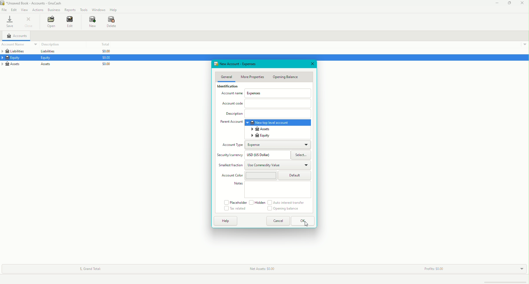 The height and width of the screenshot is (284, 529). I want to click on unsaved book, so click(34, 3).